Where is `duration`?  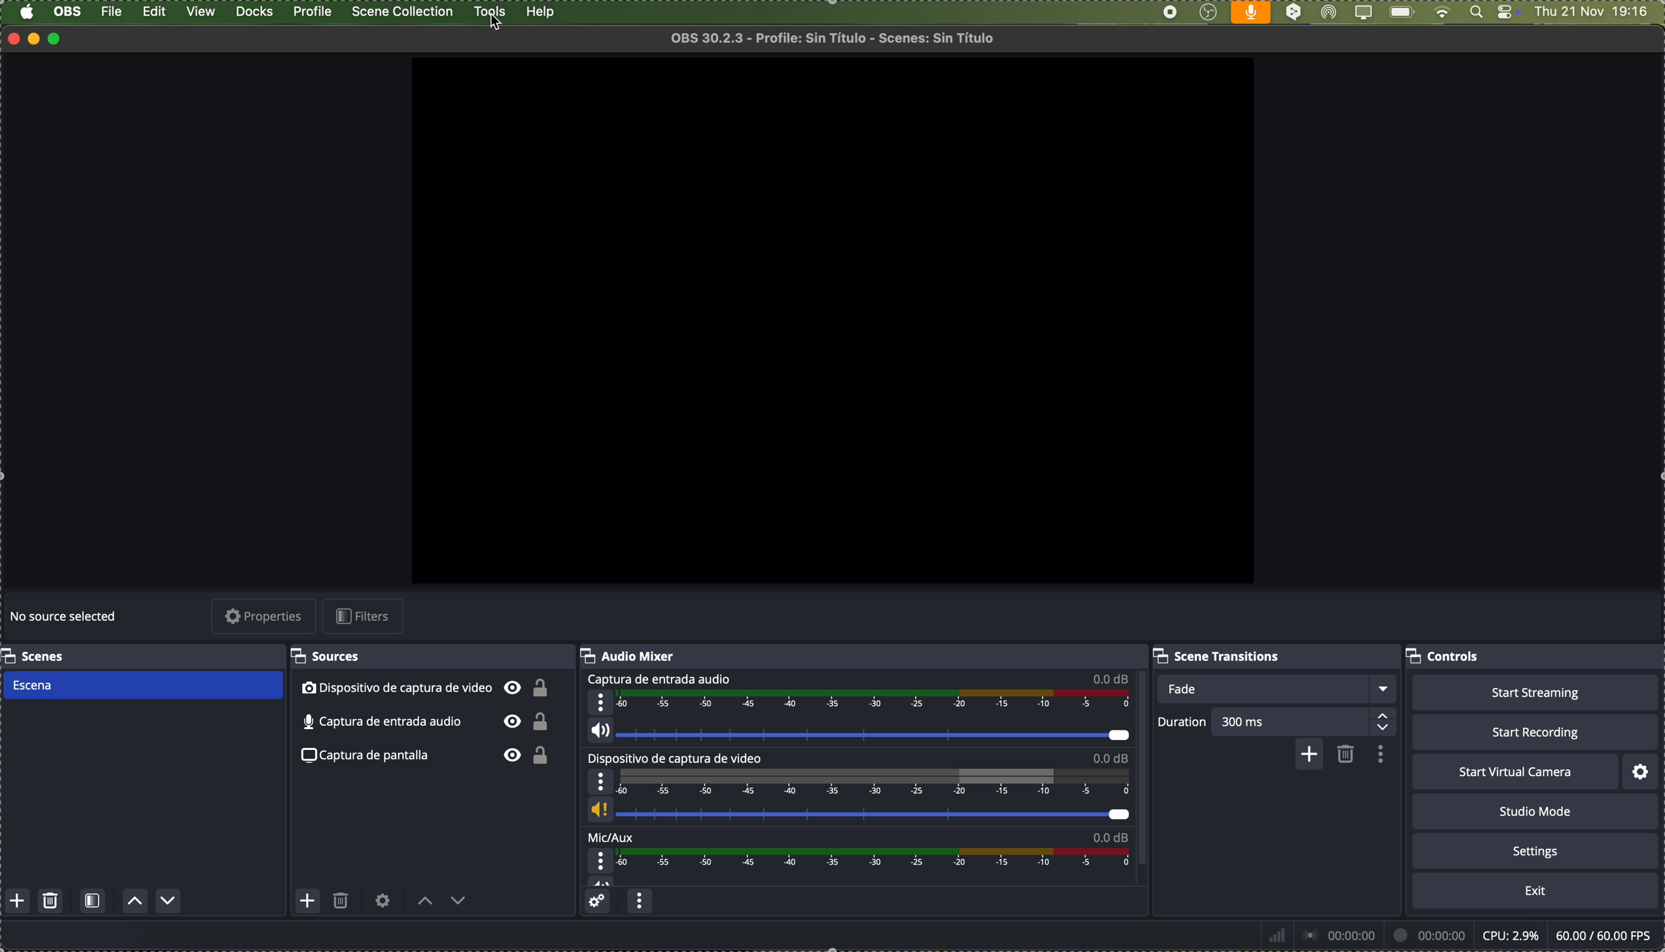
duration is located at coordinates (1182, 724).